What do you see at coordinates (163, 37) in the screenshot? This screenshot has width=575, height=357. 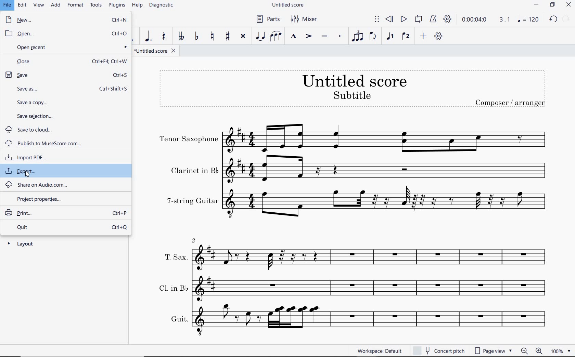 I see `REST` at bounding box center [163, 37].